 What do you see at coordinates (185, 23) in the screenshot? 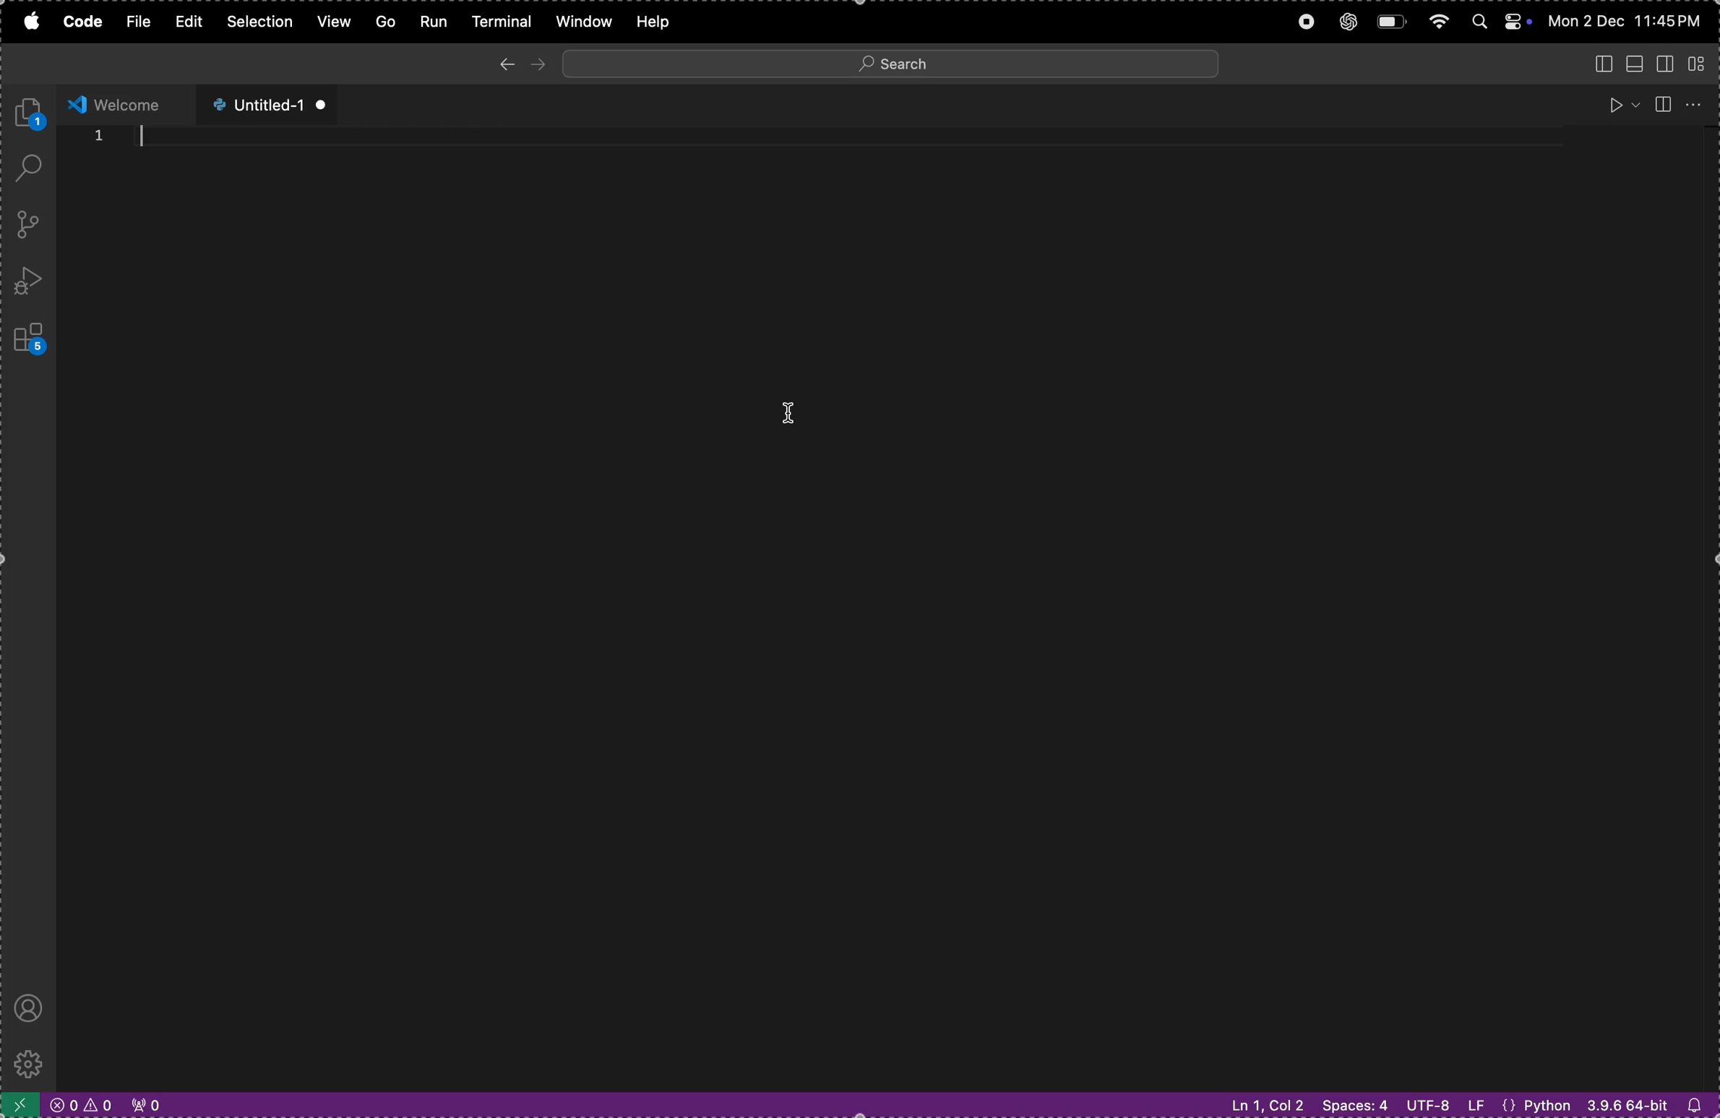
I see `edit` at bounding box center [185, 23].